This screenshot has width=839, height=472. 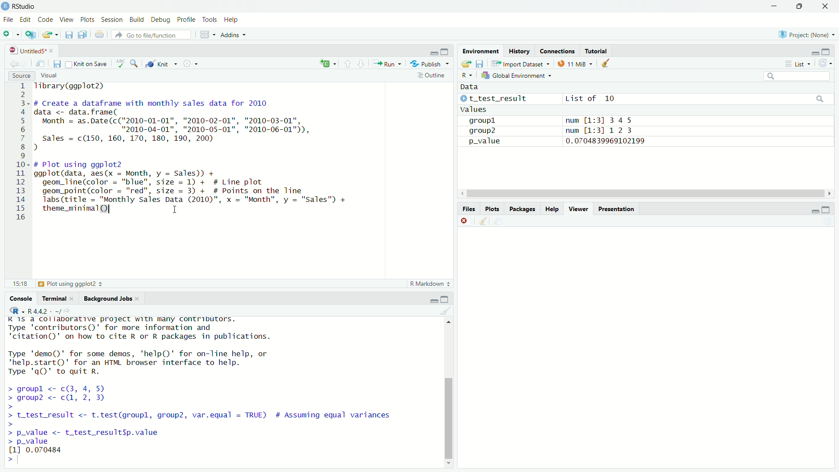 What do you see at coordinates (801, 7) in the screenshot?
I see `down` at bounding box center [801, 7].